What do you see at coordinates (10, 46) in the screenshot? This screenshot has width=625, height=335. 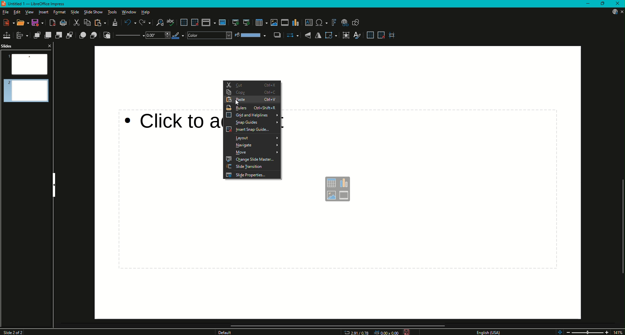 I see `Slides` at bounding box center [10, 46].